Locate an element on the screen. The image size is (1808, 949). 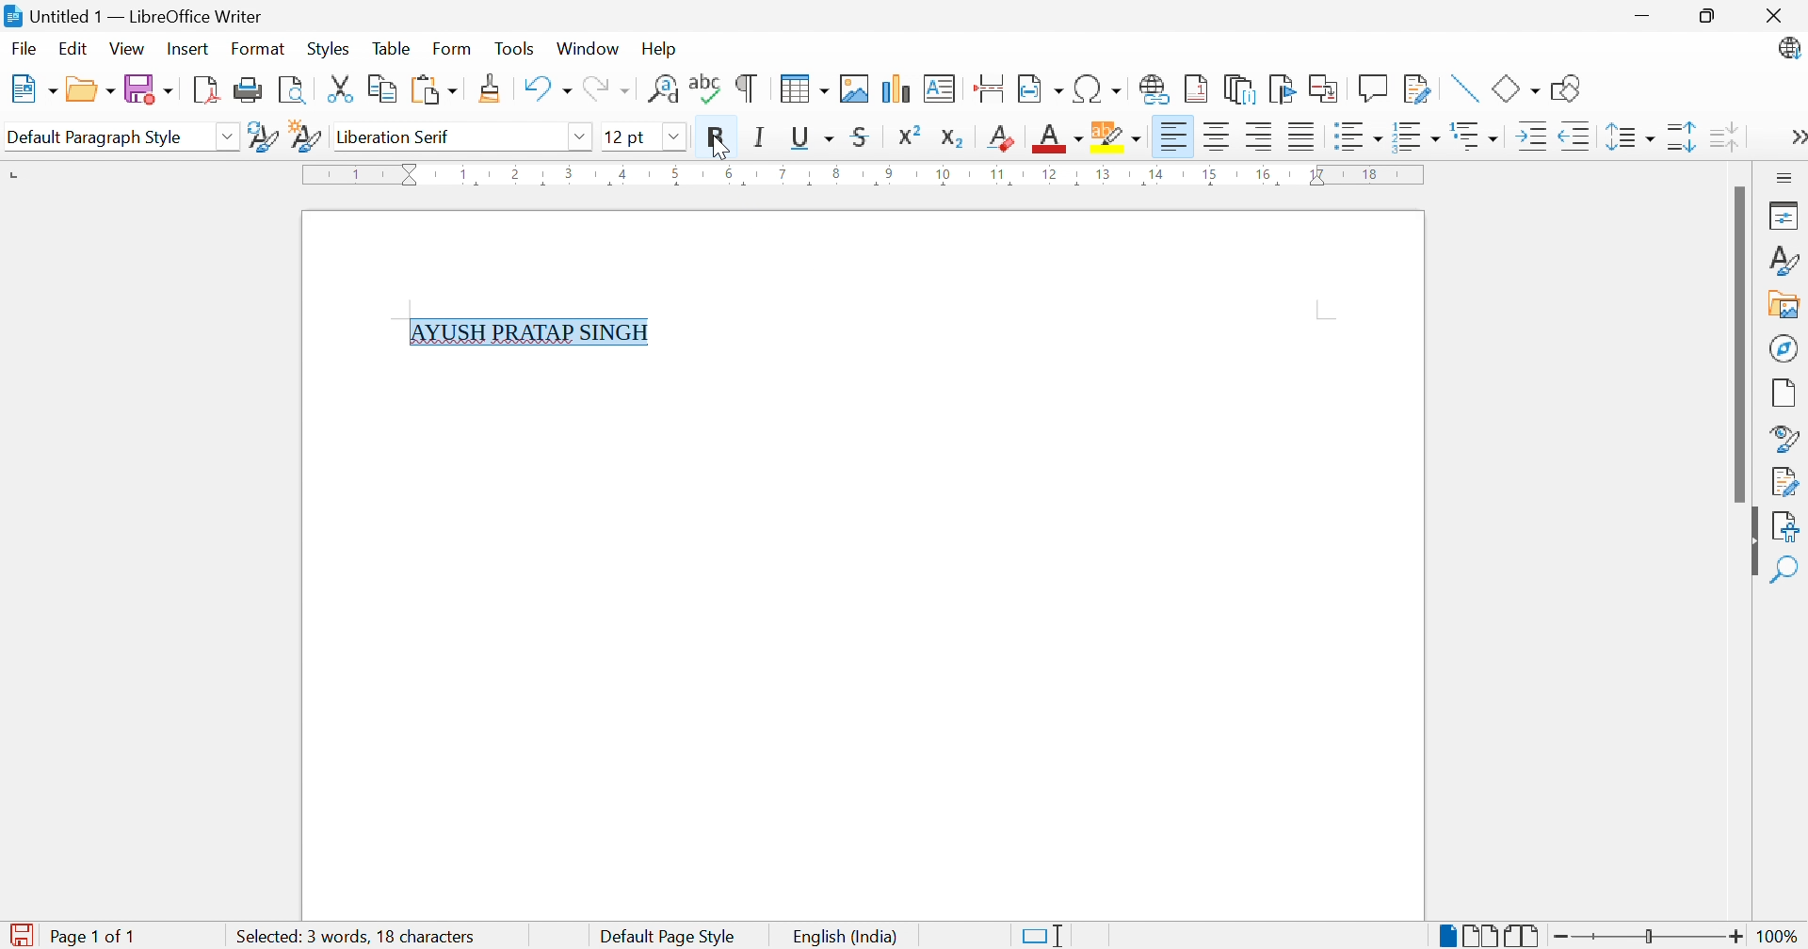
The document has been modified. Click to save the document. is located at coordinates (24, 933).